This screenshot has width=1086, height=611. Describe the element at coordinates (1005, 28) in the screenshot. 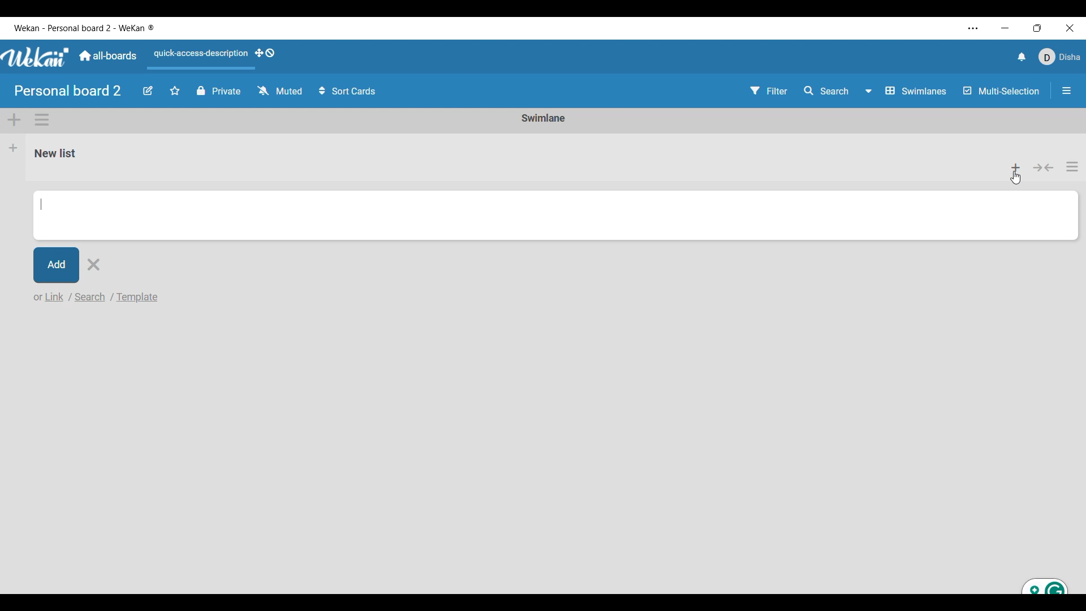

I see `Minimize` at that location.